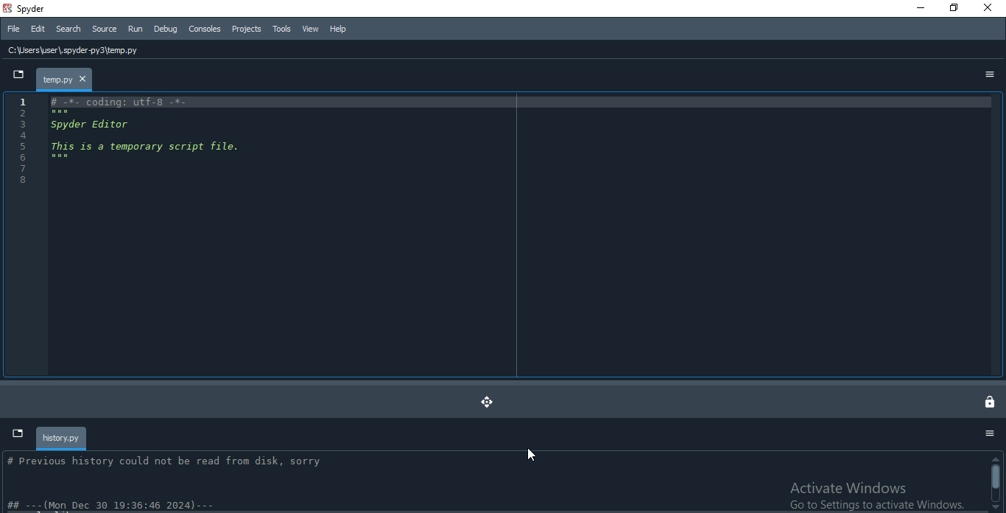 Image resolution: width=1006 pixels, height=513 pixels. I want to click on Scrollbar, so click(996, 479).